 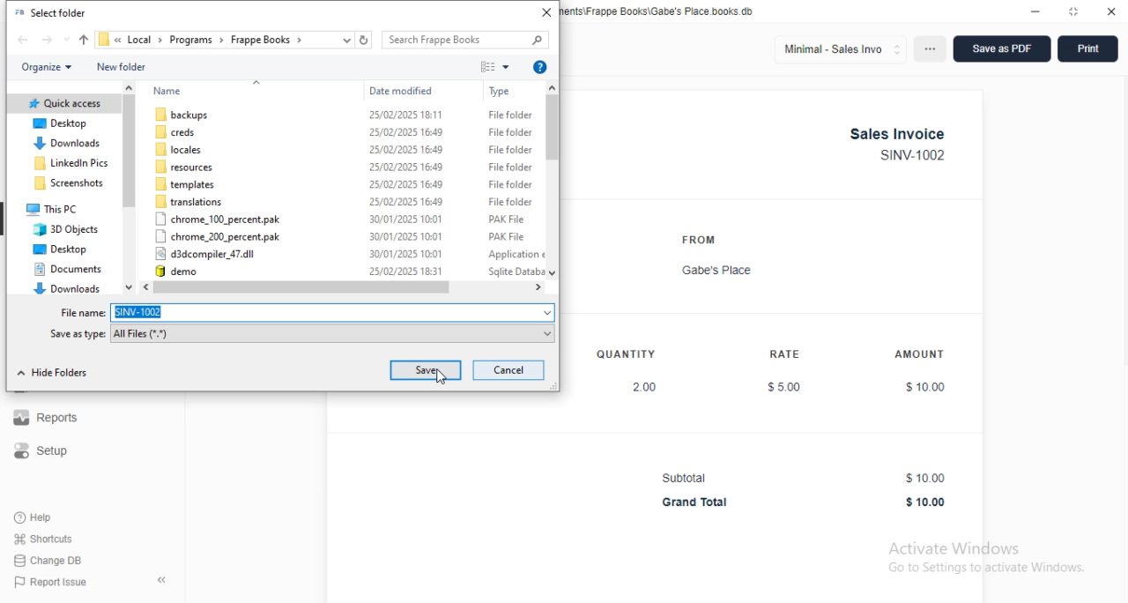 What do you see at coordinates (553, 147) in the screenshot?
I see `scroll bar` at bounding box center [553, 147].